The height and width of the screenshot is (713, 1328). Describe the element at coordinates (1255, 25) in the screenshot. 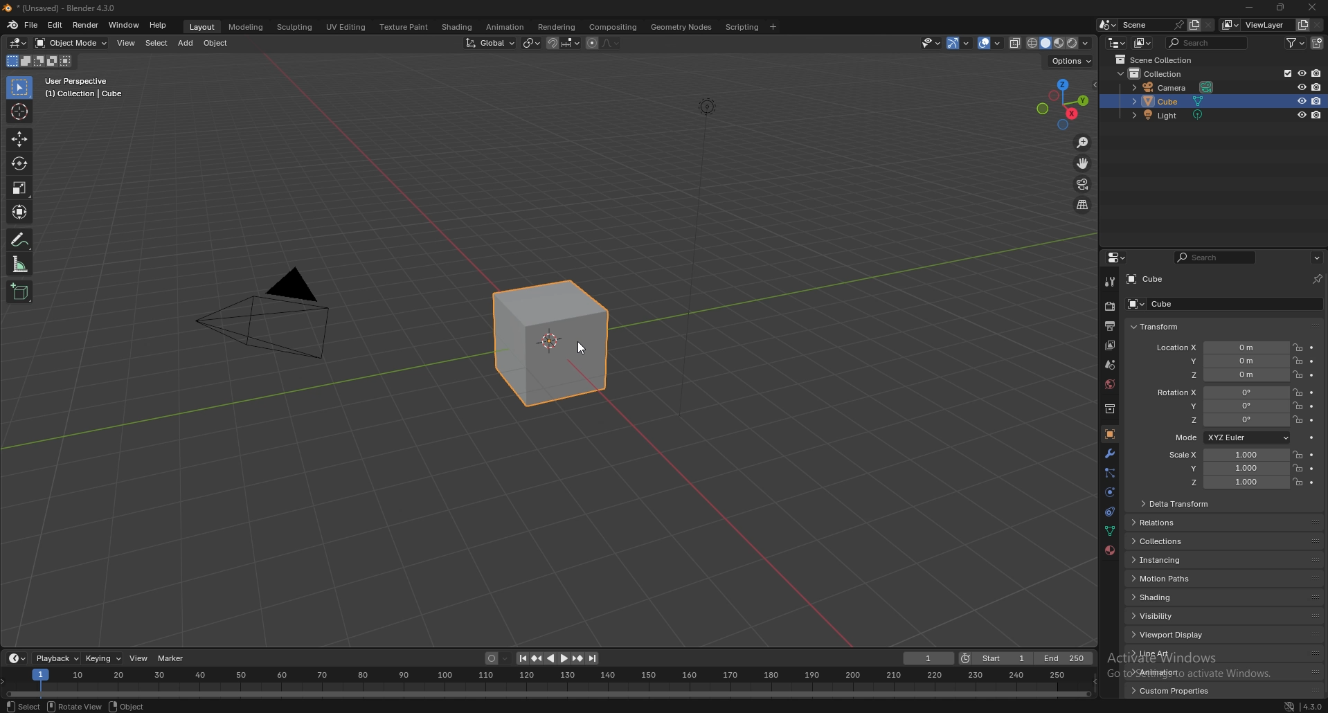

I see `viewlayer` at that location.